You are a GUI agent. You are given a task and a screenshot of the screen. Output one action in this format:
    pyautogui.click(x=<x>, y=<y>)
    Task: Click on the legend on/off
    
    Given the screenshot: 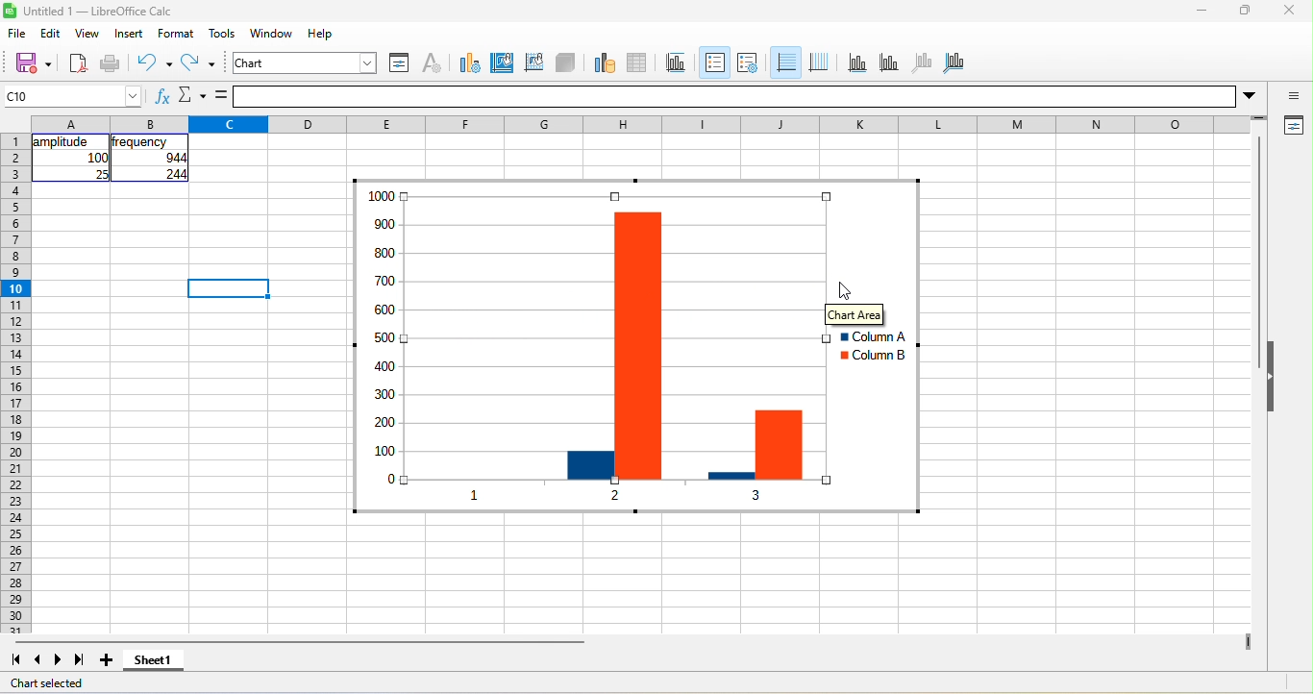 What is the action you would take?
    pyautogui.click(x=712, y=62)
    